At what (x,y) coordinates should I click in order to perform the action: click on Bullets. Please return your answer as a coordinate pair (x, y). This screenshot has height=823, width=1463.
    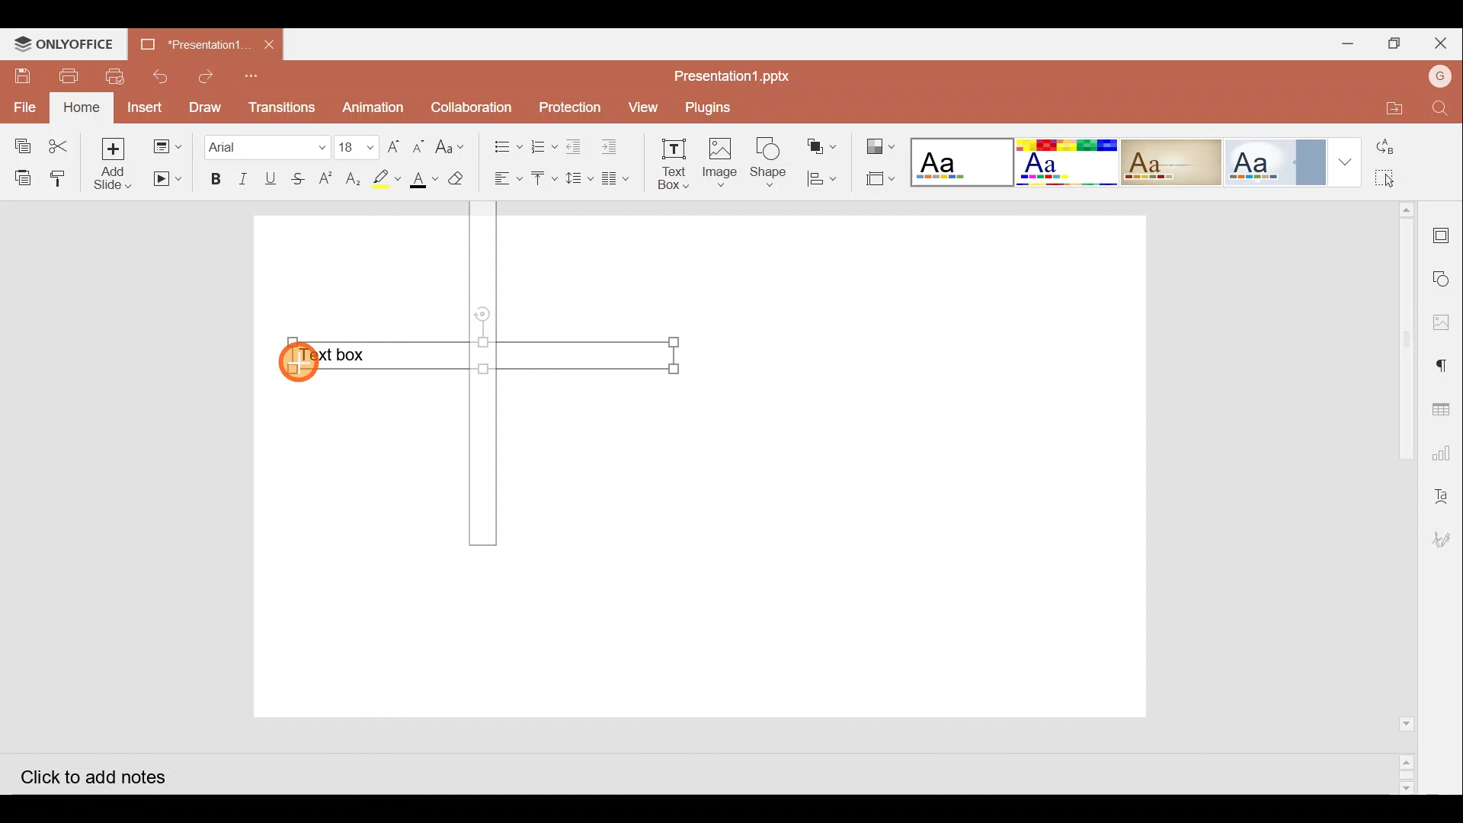
    Looking at the image, I should click on (504, 143).